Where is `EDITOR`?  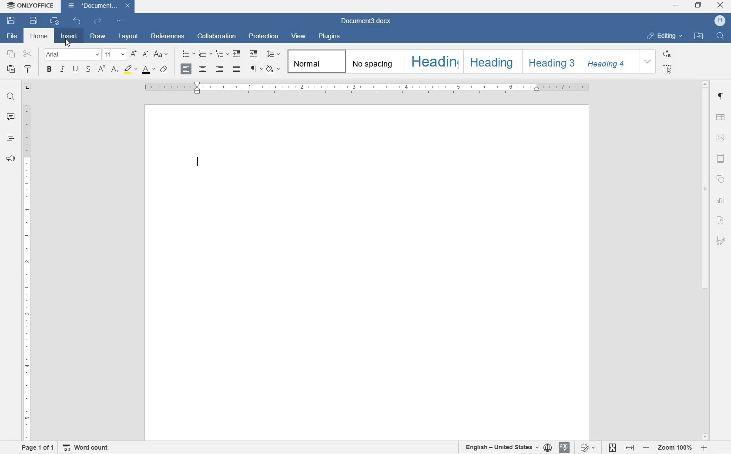 EDITOR is located at coordinates (198, 164).